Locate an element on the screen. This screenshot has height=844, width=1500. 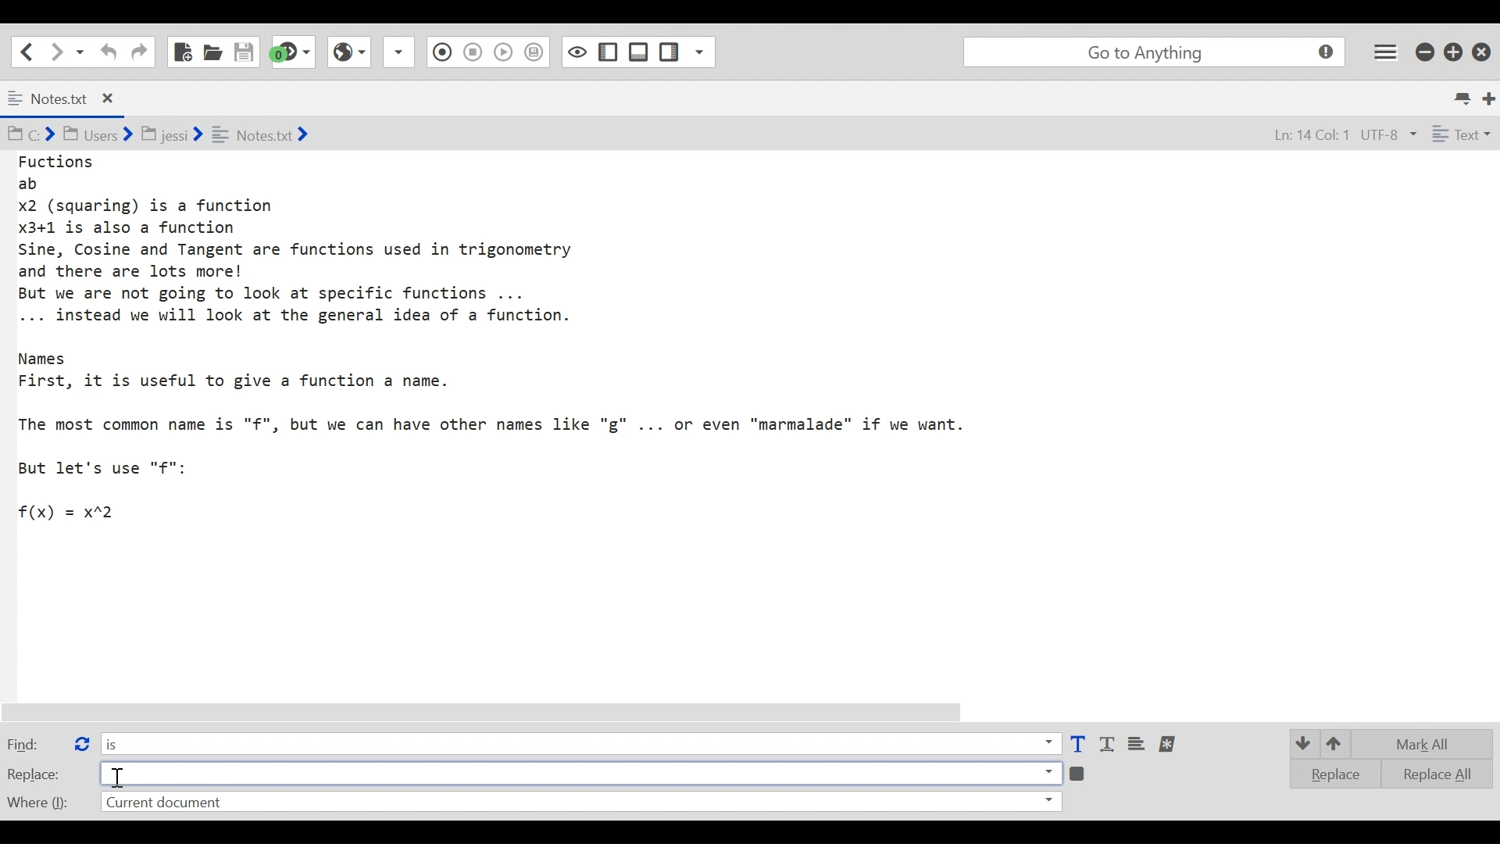
match case is located at coordinates (1077, 745).